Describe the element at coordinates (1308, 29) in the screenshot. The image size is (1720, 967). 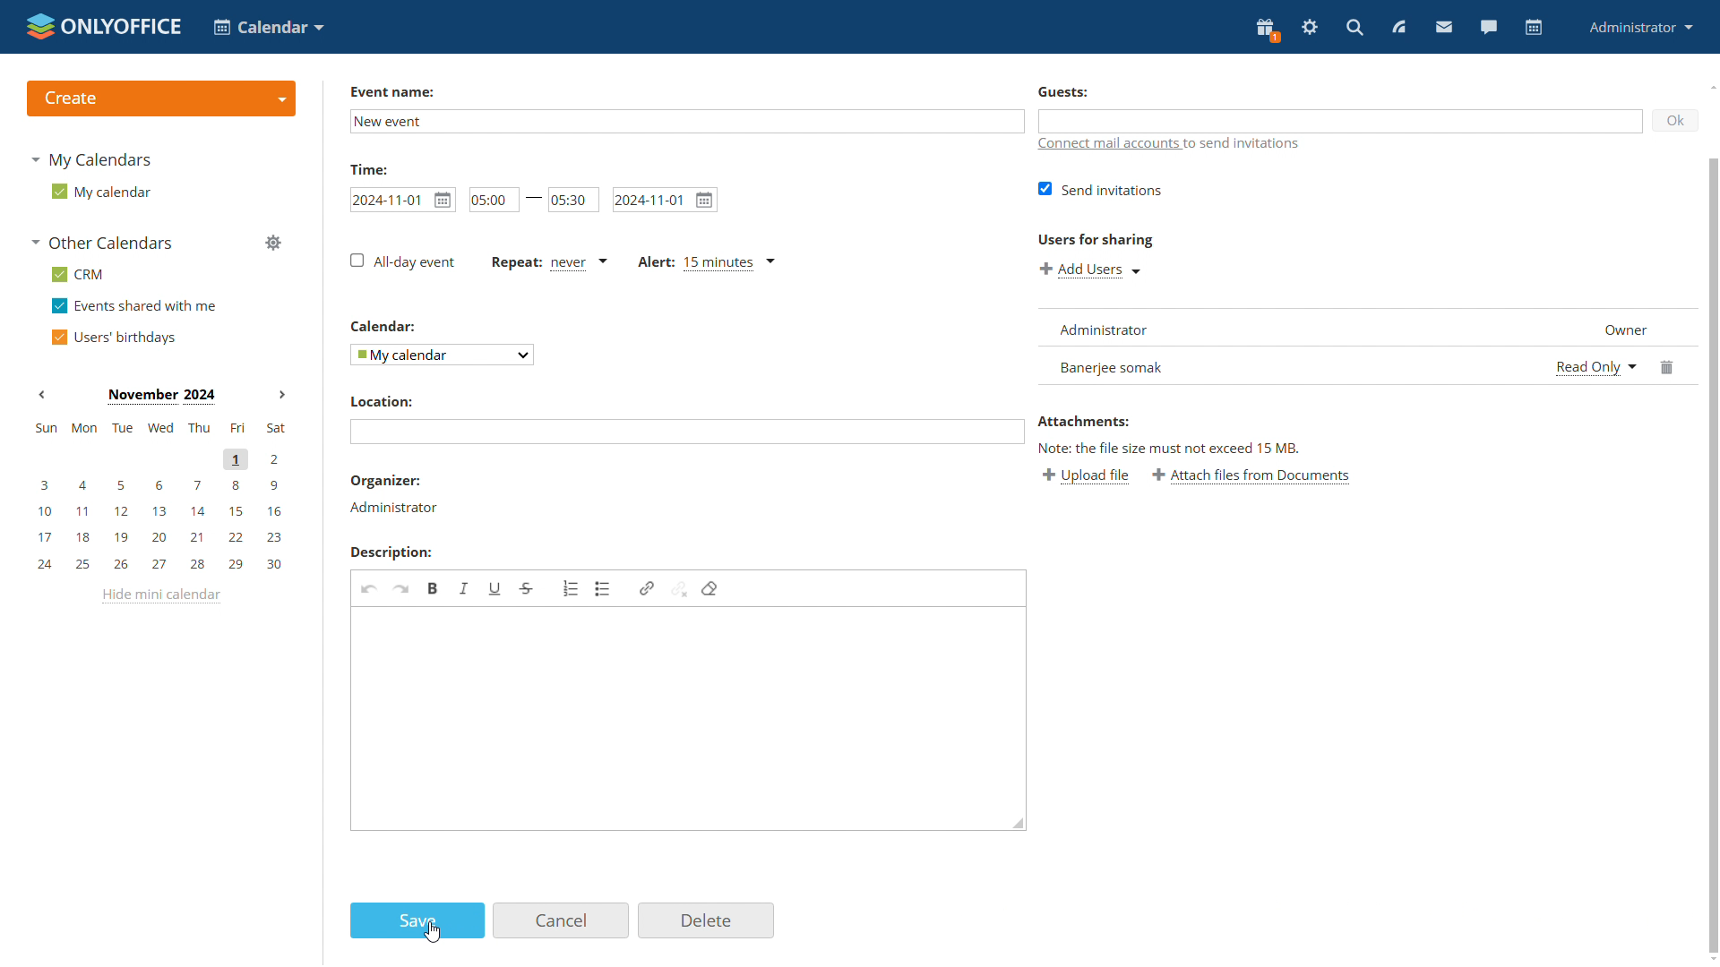
I see `settings` at that location.